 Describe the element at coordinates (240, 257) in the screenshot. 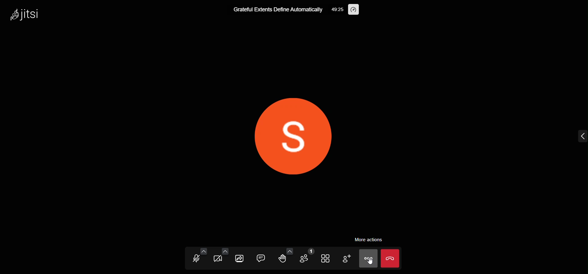

I see `screen share` at that location.